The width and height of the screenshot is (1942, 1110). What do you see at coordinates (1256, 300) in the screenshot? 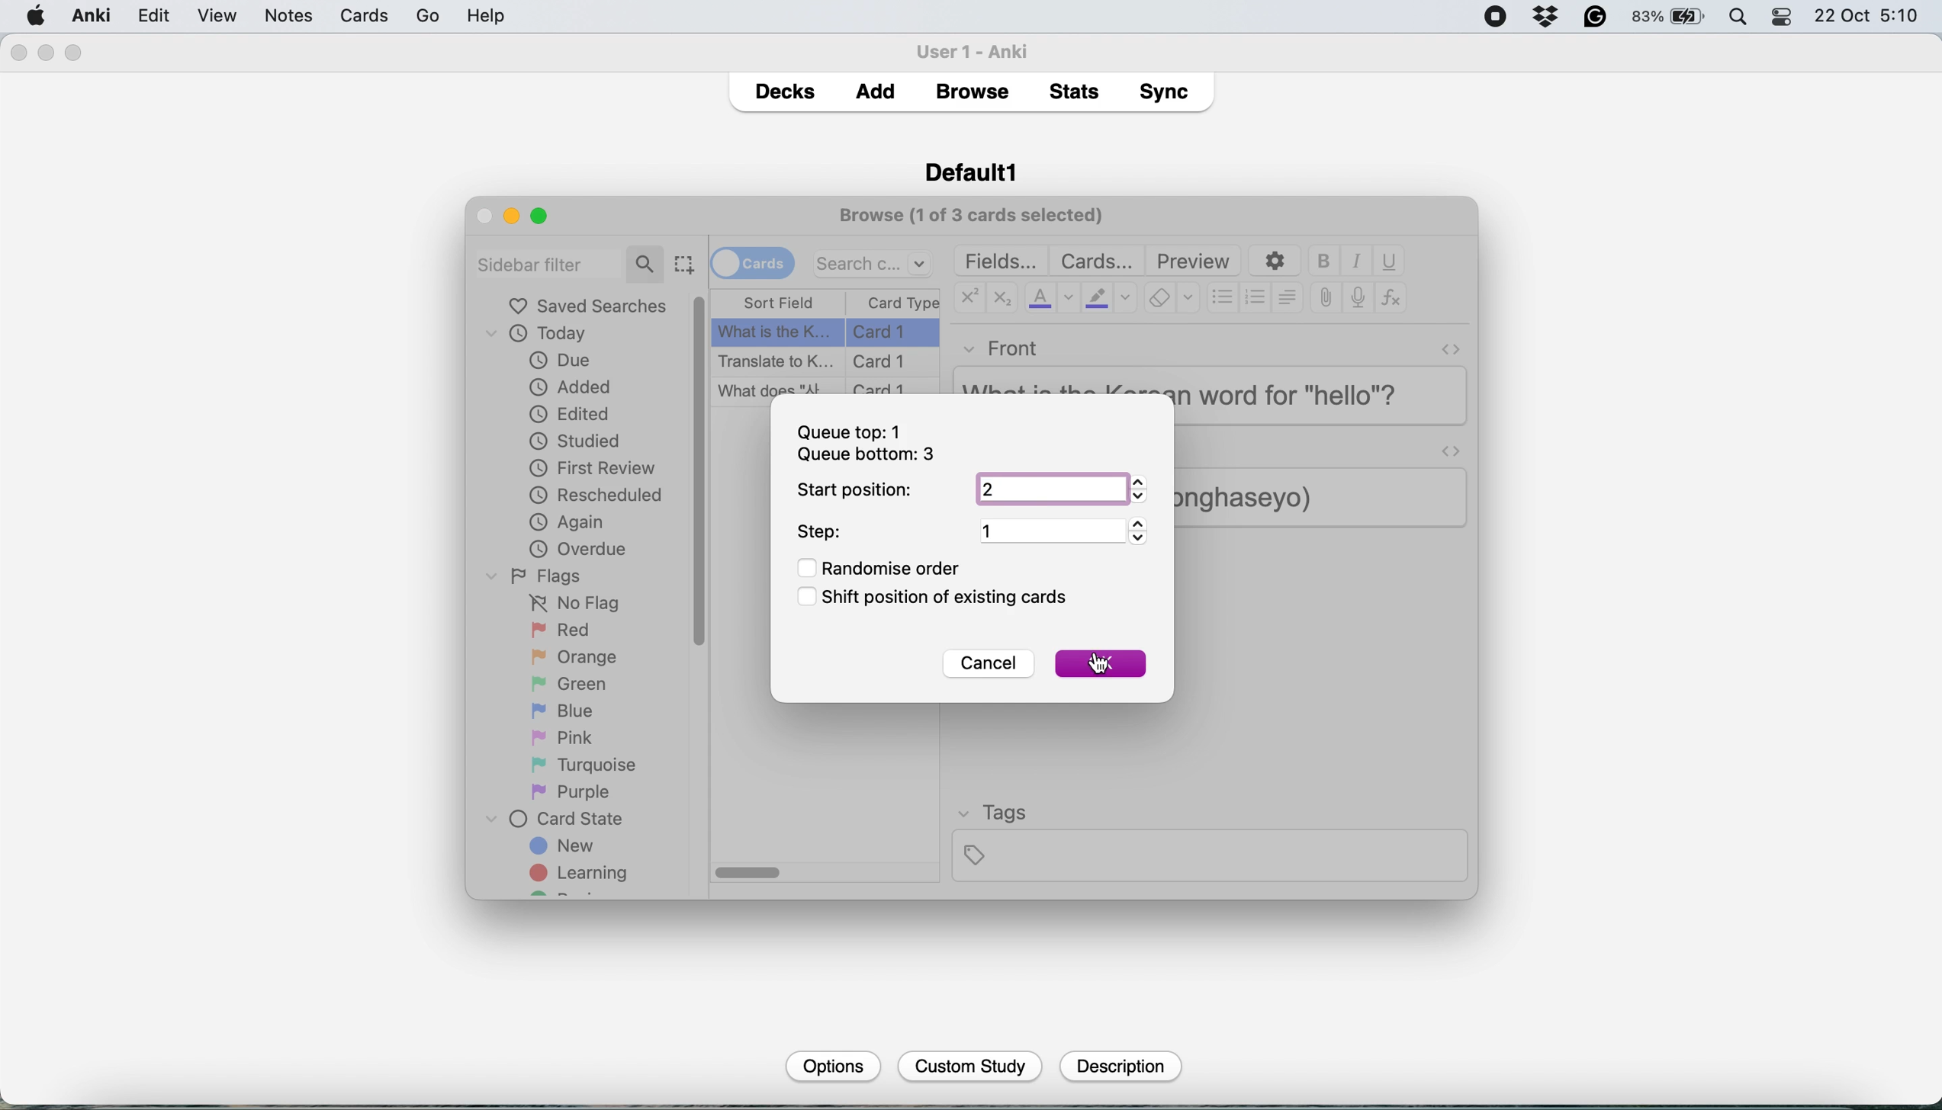
I see `numbered list` at bounding box center [1256, 300].